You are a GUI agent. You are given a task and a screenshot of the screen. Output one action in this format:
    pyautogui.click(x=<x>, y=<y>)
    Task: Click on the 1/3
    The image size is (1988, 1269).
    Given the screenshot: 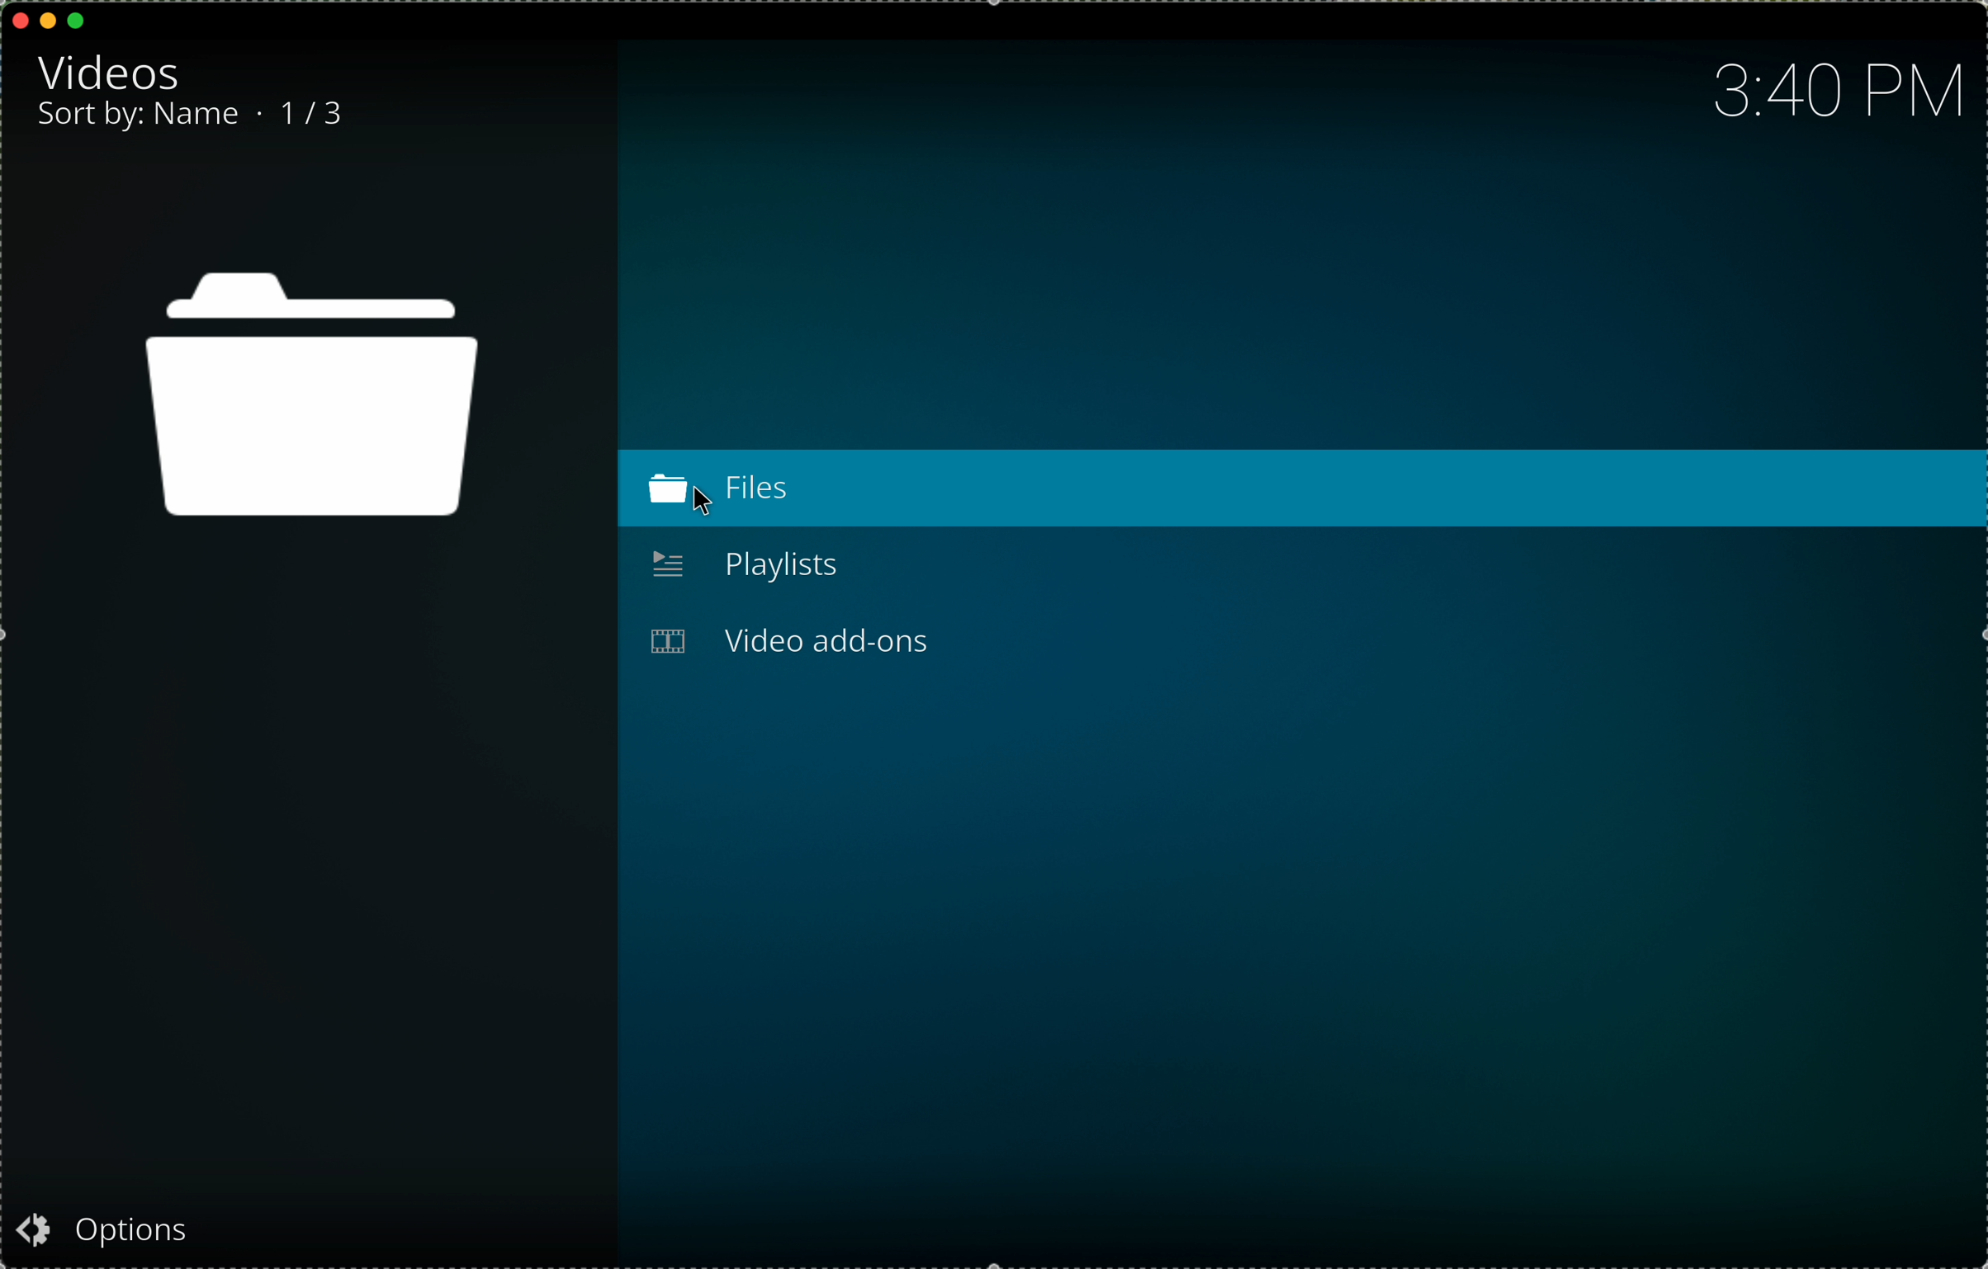 What is the action you would take?
    pyautogui.click(x=315, y=116)
    